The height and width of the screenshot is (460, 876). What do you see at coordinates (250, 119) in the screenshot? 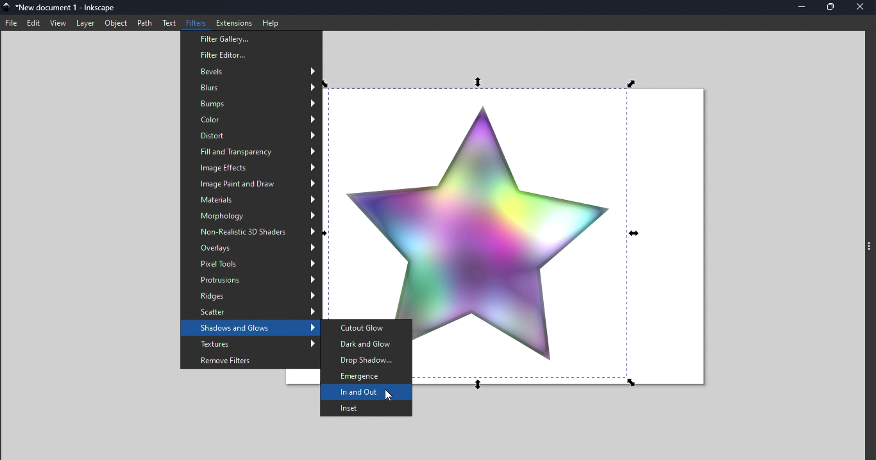
I see `Color ` at bounding box center [250, 119].